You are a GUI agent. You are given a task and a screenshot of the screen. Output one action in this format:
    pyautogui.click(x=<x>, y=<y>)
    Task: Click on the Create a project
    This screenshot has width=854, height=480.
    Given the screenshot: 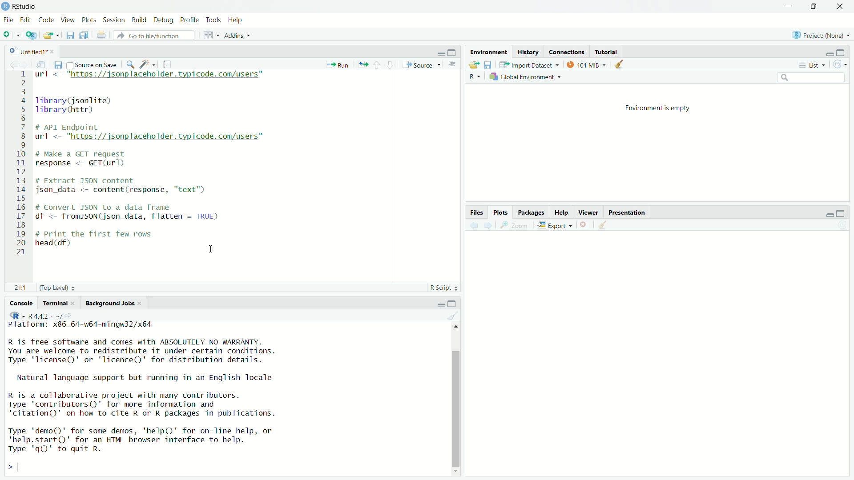 What is the action you would take?
    pyautogui.click(x=30, y=35)
    